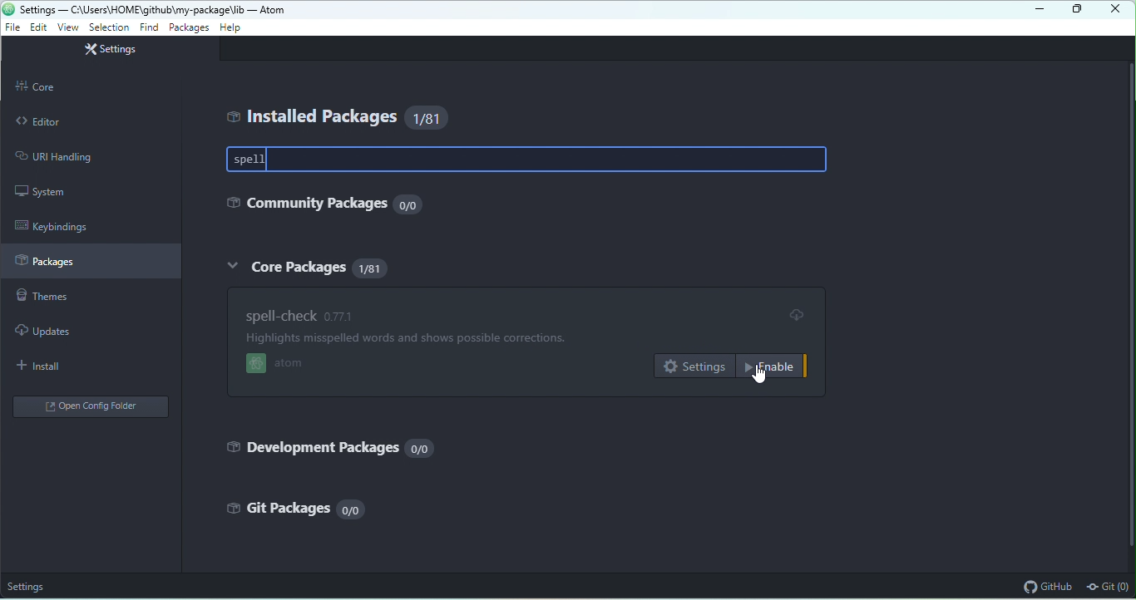 The height and width of the screenshot is (600, 1136). Describe the element at coordinates (760, 376) in the screenshot. I see `cursor movement` at that location.